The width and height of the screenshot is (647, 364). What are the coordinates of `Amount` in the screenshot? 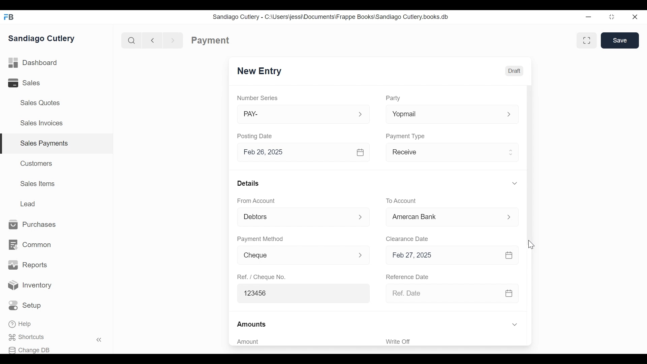 It's located at (300, 342).